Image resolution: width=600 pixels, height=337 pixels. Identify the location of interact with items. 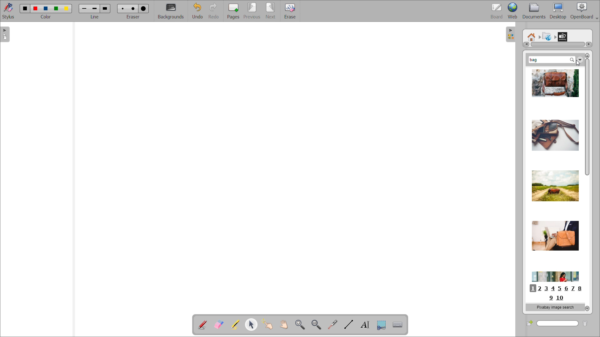
(267, 324).